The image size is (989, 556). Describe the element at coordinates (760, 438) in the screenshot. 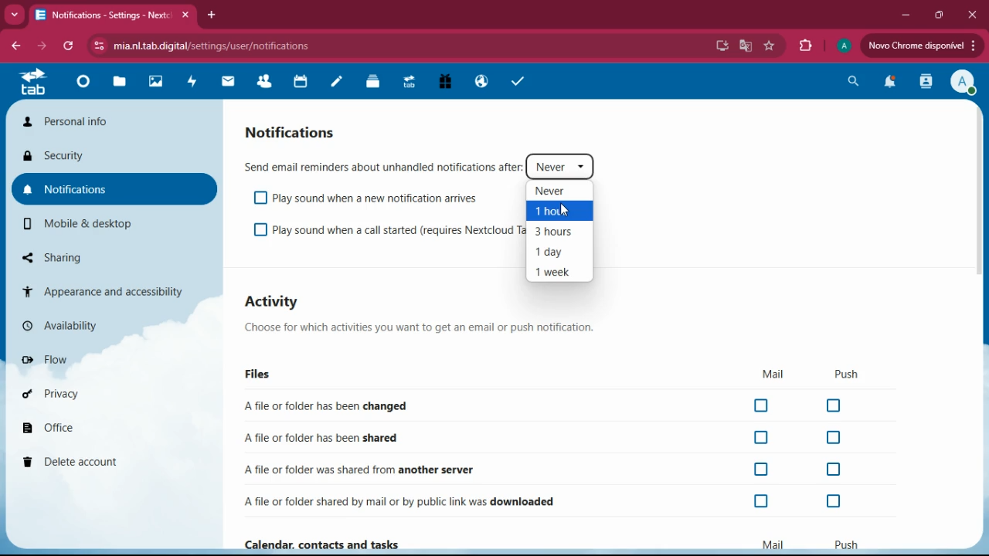

I see `off` at that location.